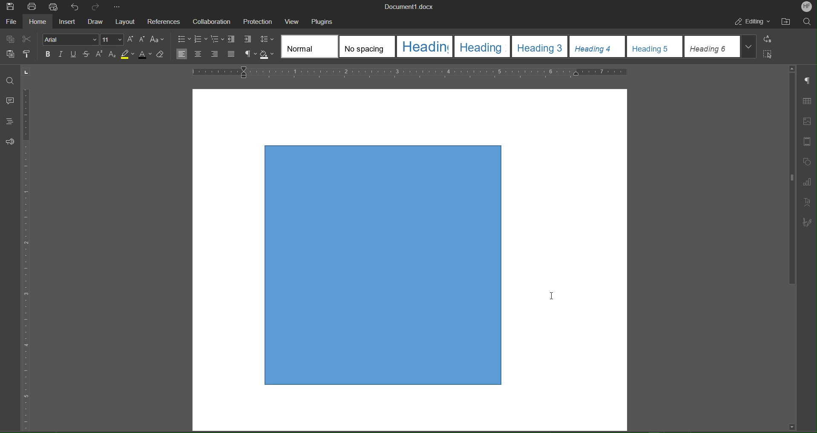  Describe the element at coordinates (158, 40) in the screenshot. I see `Shift font case` at that location.